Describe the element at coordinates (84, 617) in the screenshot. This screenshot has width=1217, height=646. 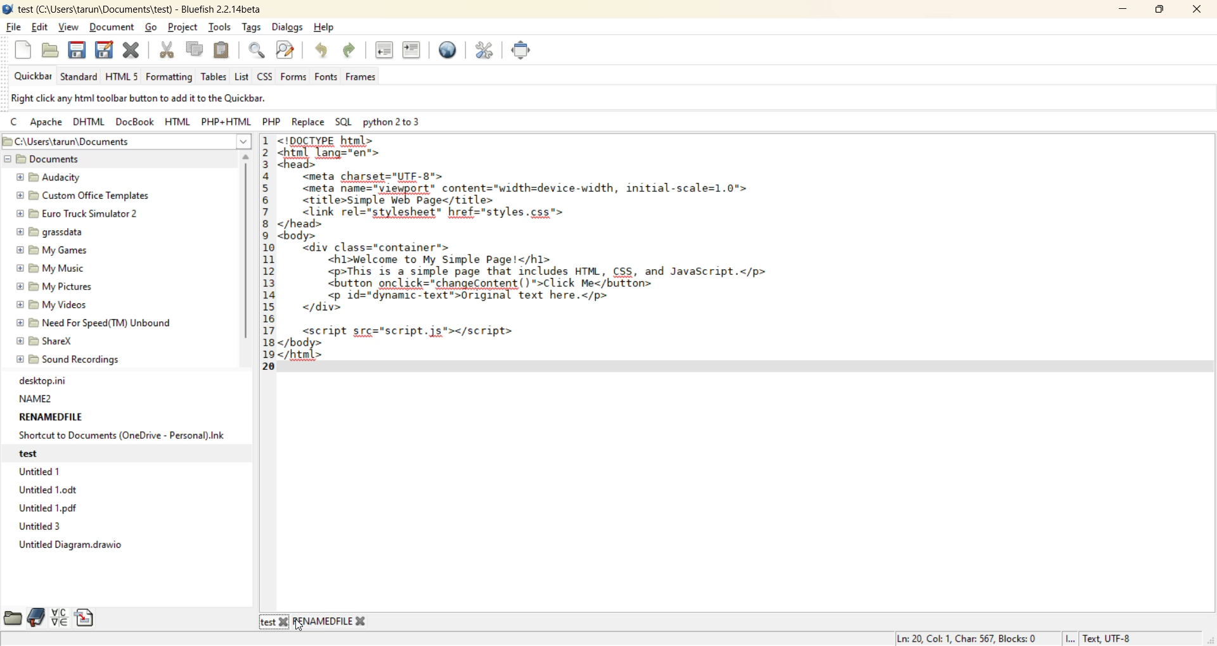
I see `snippets` at that location.